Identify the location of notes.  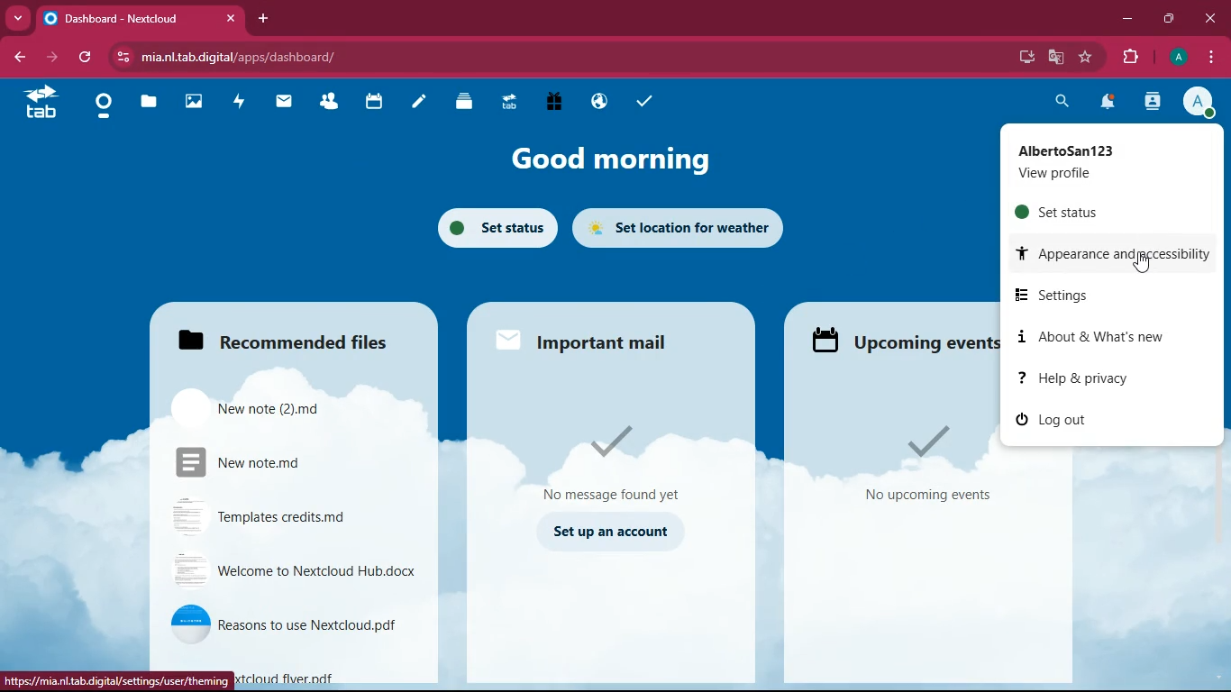
(423, 105).